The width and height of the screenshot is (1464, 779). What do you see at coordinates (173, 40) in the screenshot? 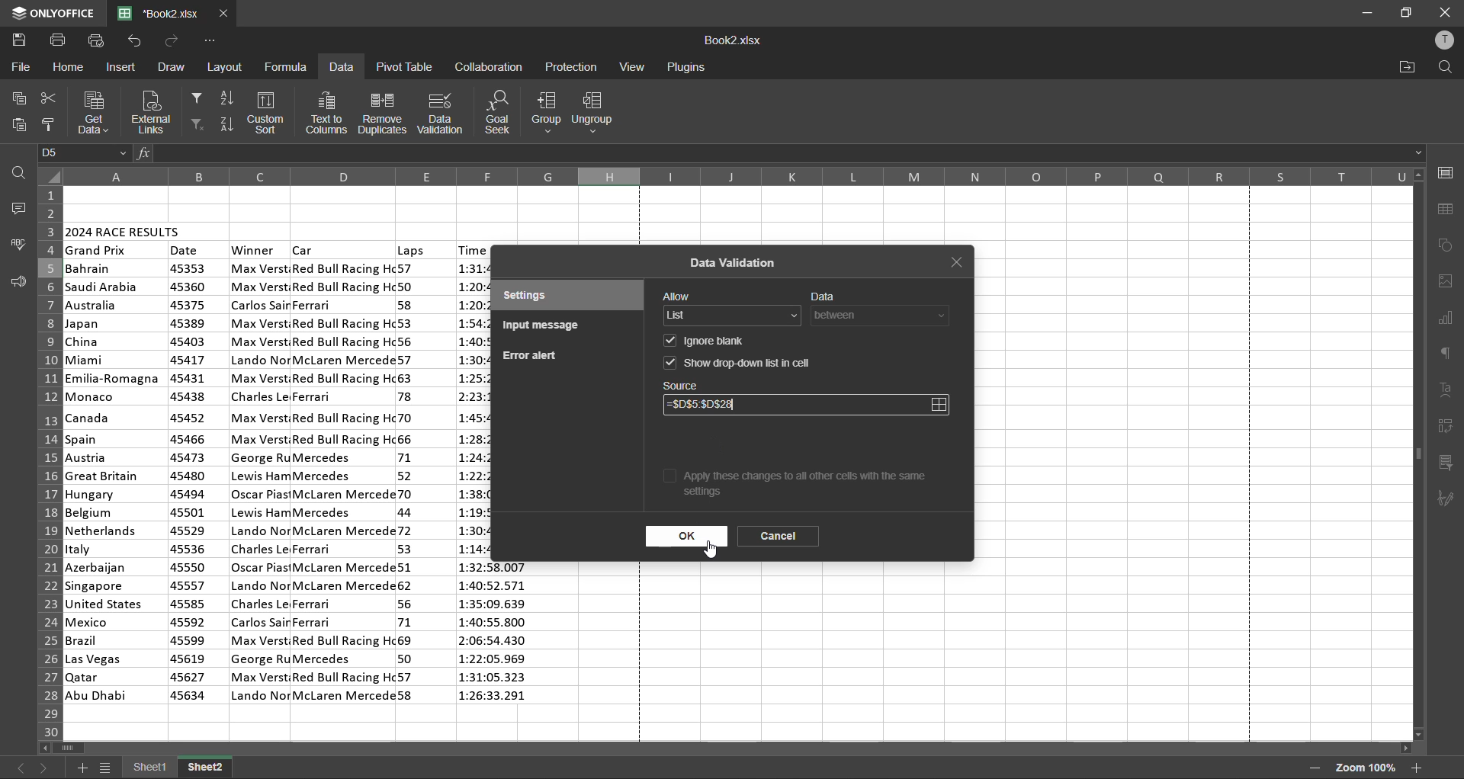
I see `redo` at bounding box center [173, 40].